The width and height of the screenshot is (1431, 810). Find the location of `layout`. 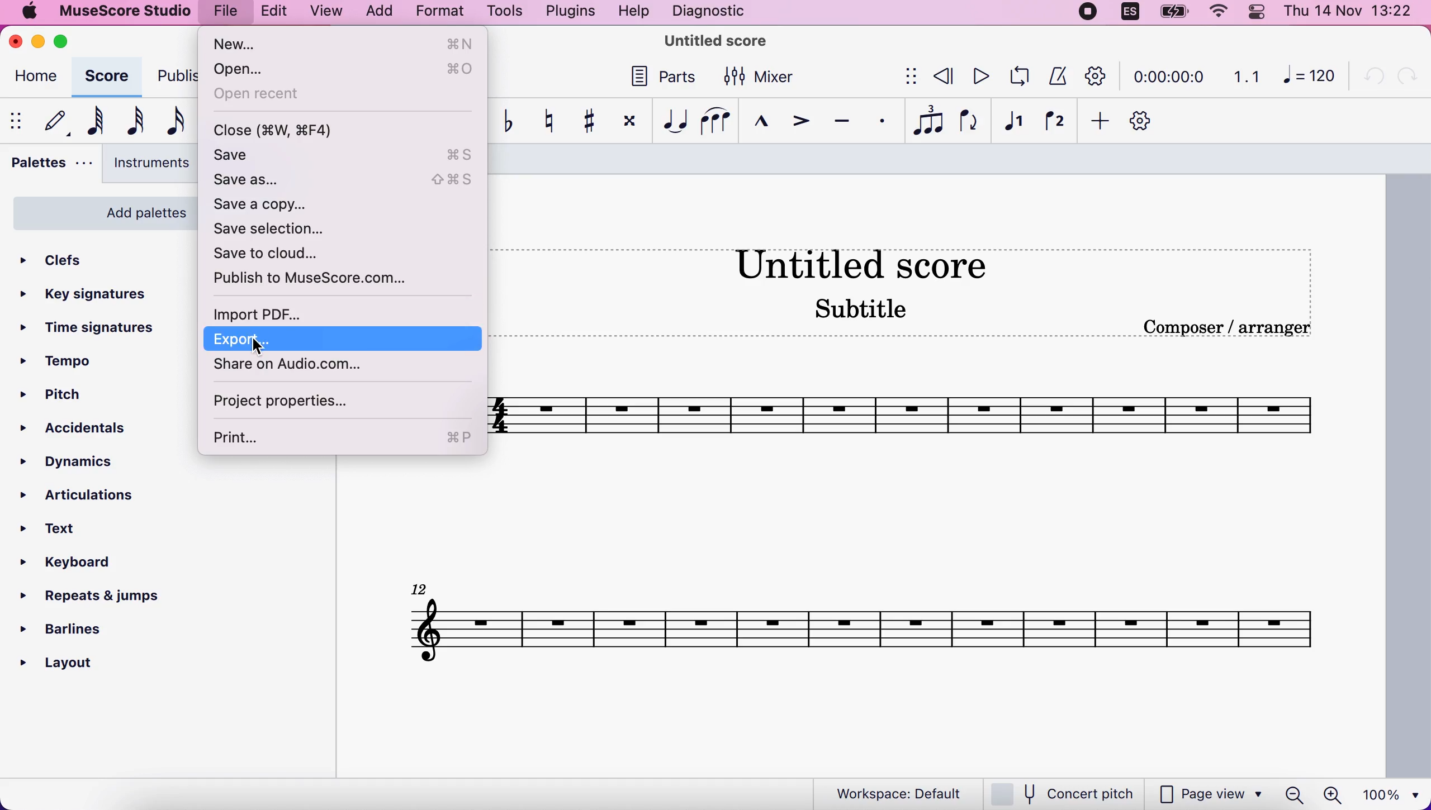

layout is located at coordinates (77, 664).